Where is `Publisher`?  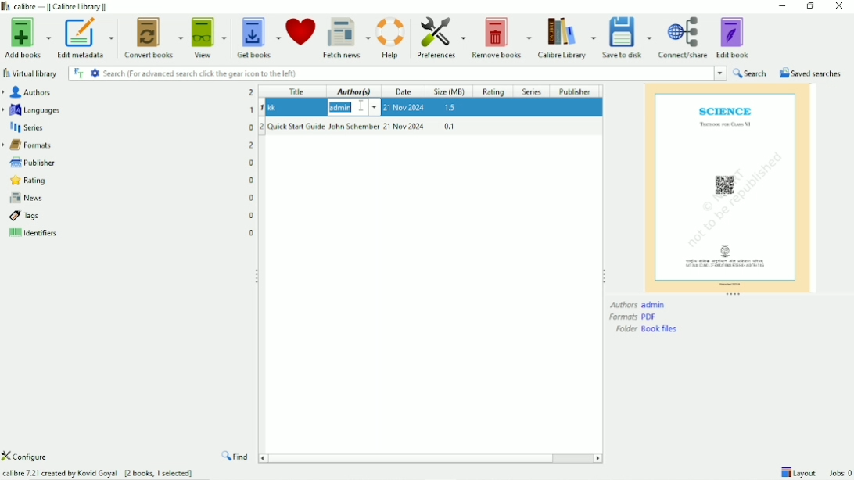 Publisher is located at coordinates (127, 163).